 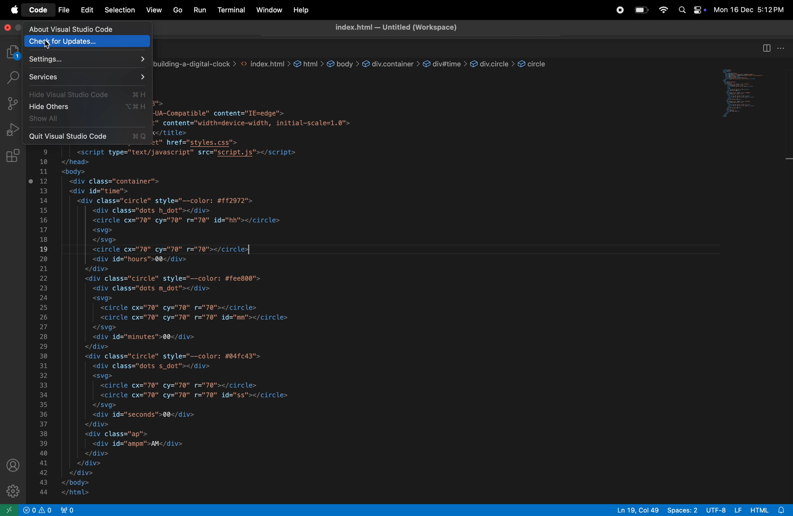 I want to click on </div>, so click(x=96, y=346).